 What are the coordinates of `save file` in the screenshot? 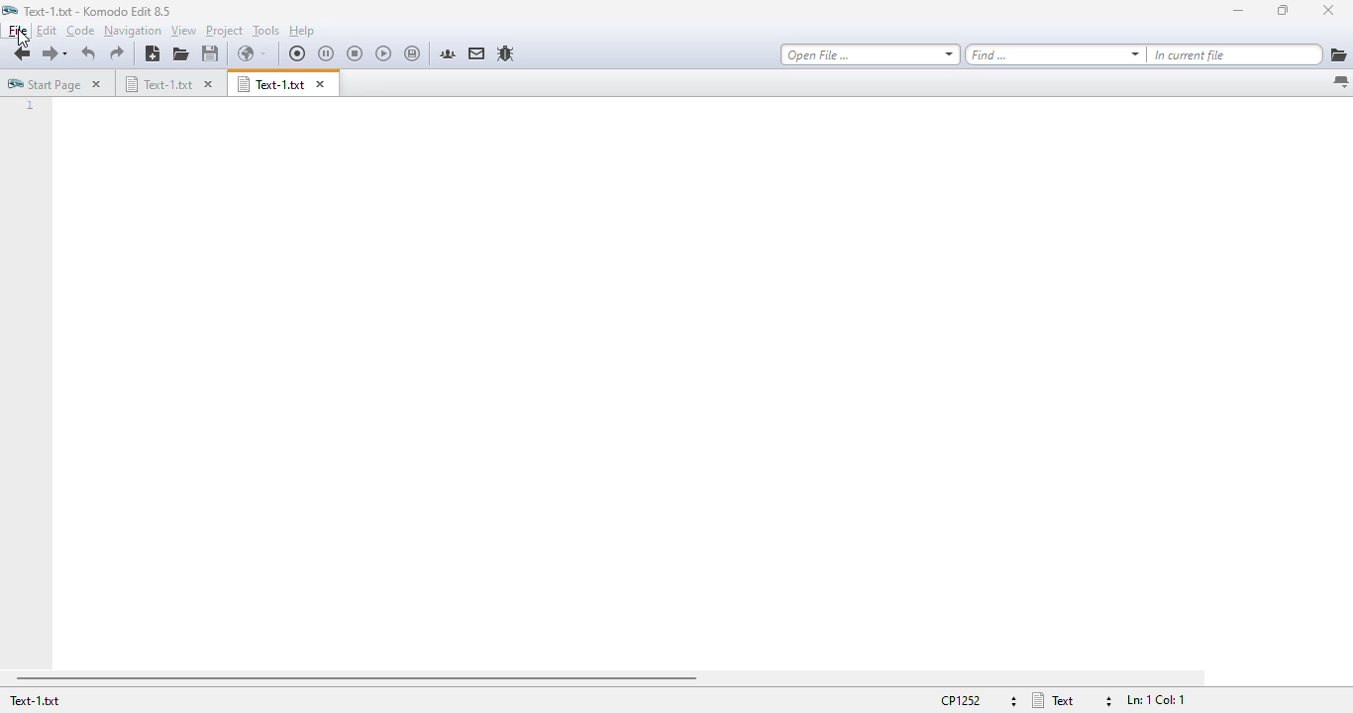 It's located at (211, 53).